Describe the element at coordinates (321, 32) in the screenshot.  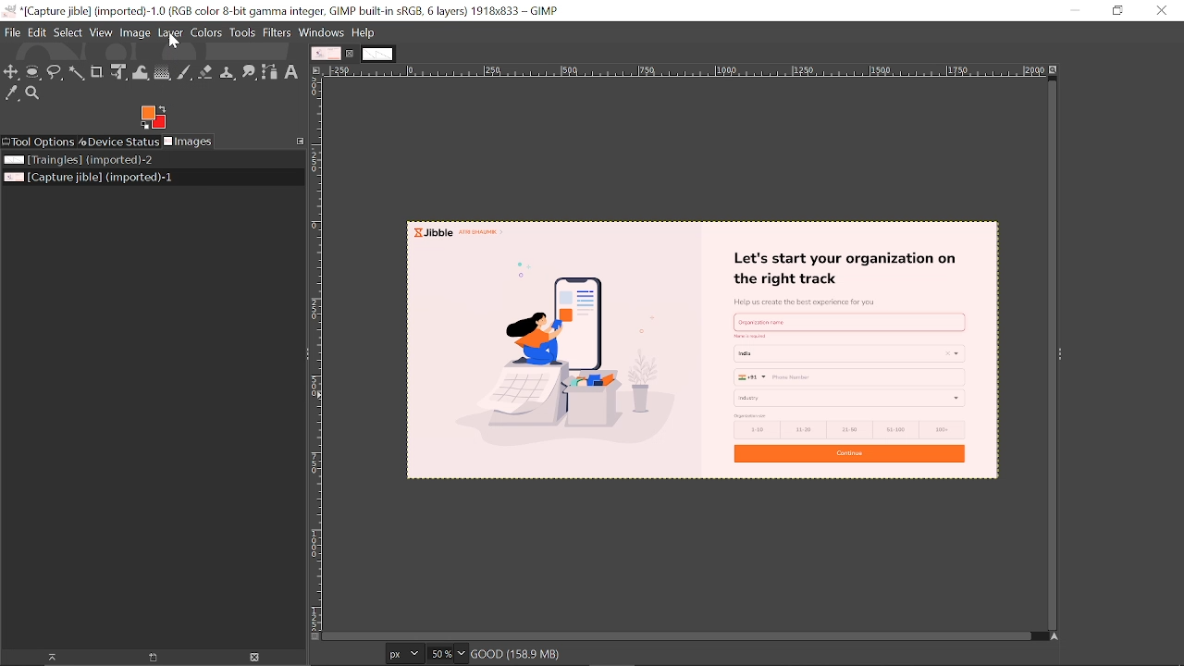
I see `windows` at that location.